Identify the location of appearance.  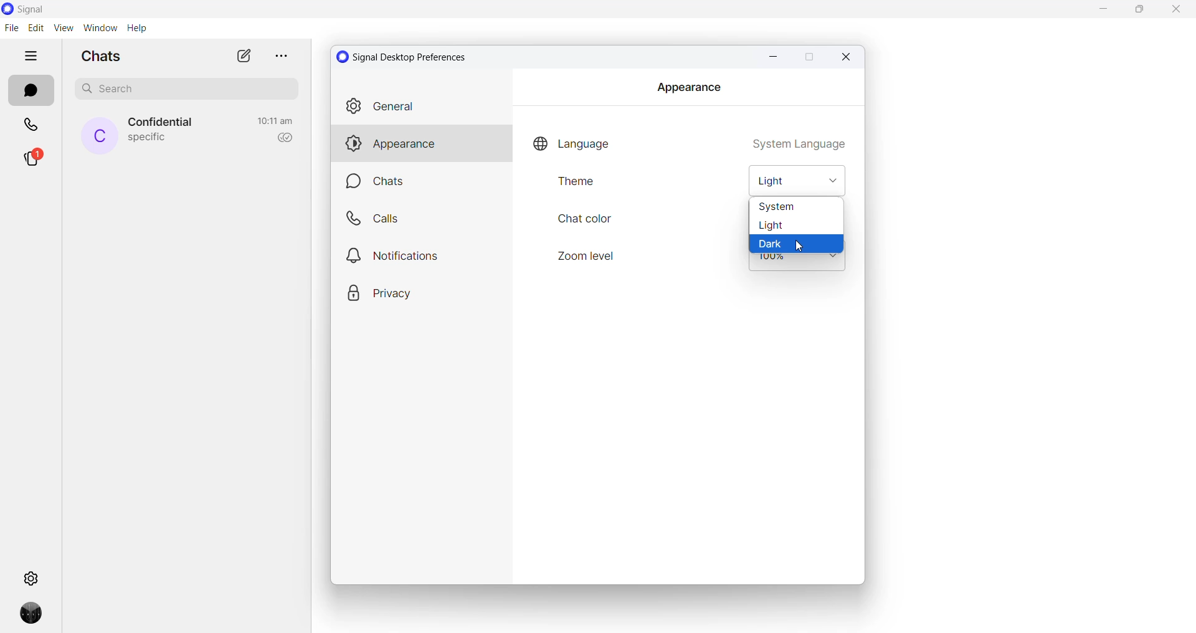
(421, 145).